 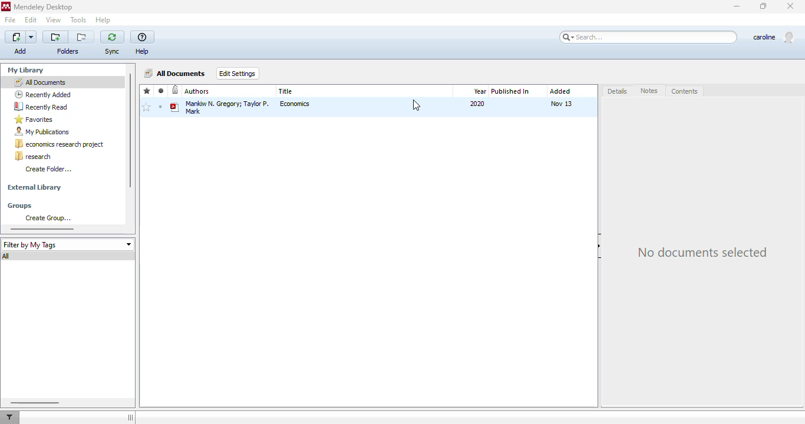 I want to click on view, so click(x=54, y=19).